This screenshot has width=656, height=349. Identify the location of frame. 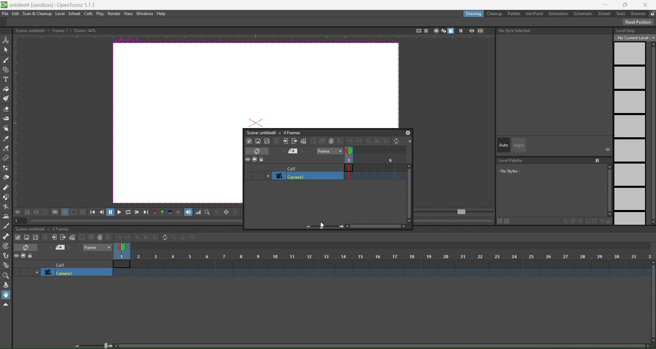
(98, 247).